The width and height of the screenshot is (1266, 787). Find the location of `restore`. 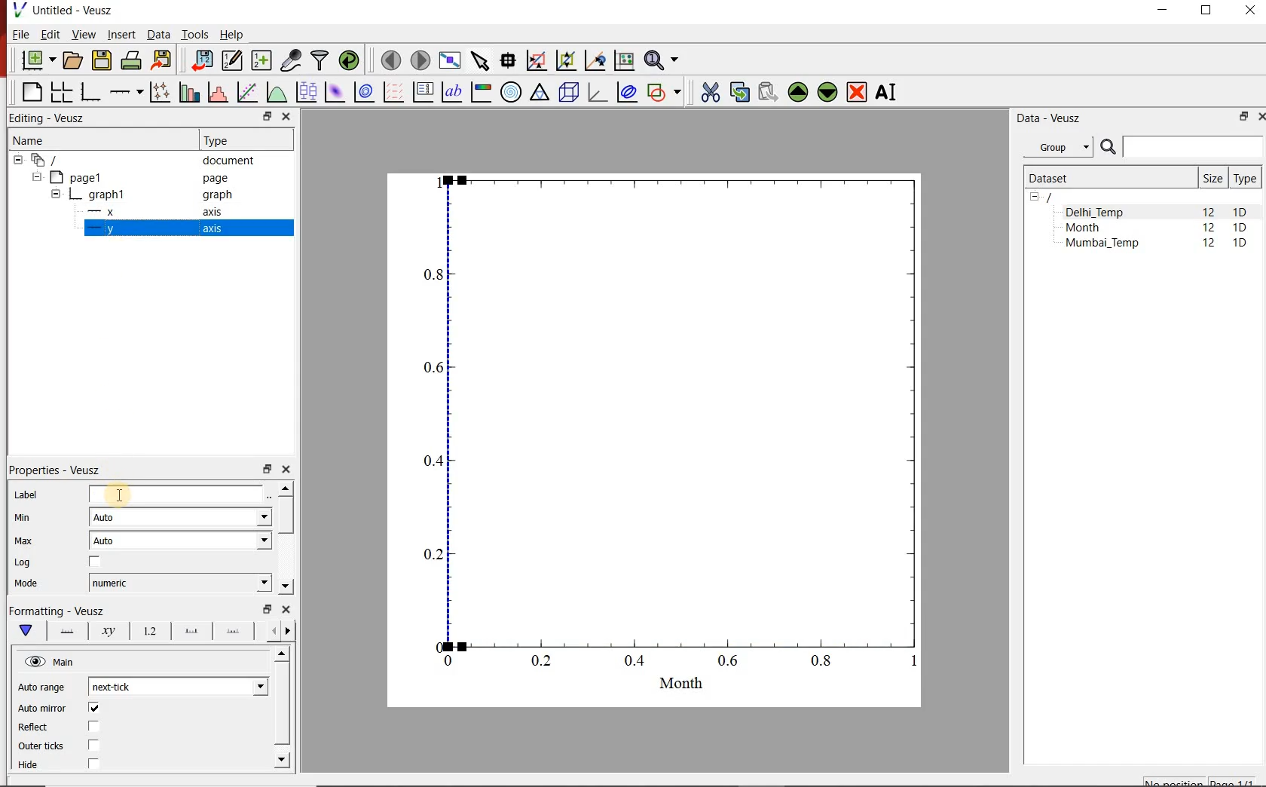

restore is located at coordinates (266, 468).